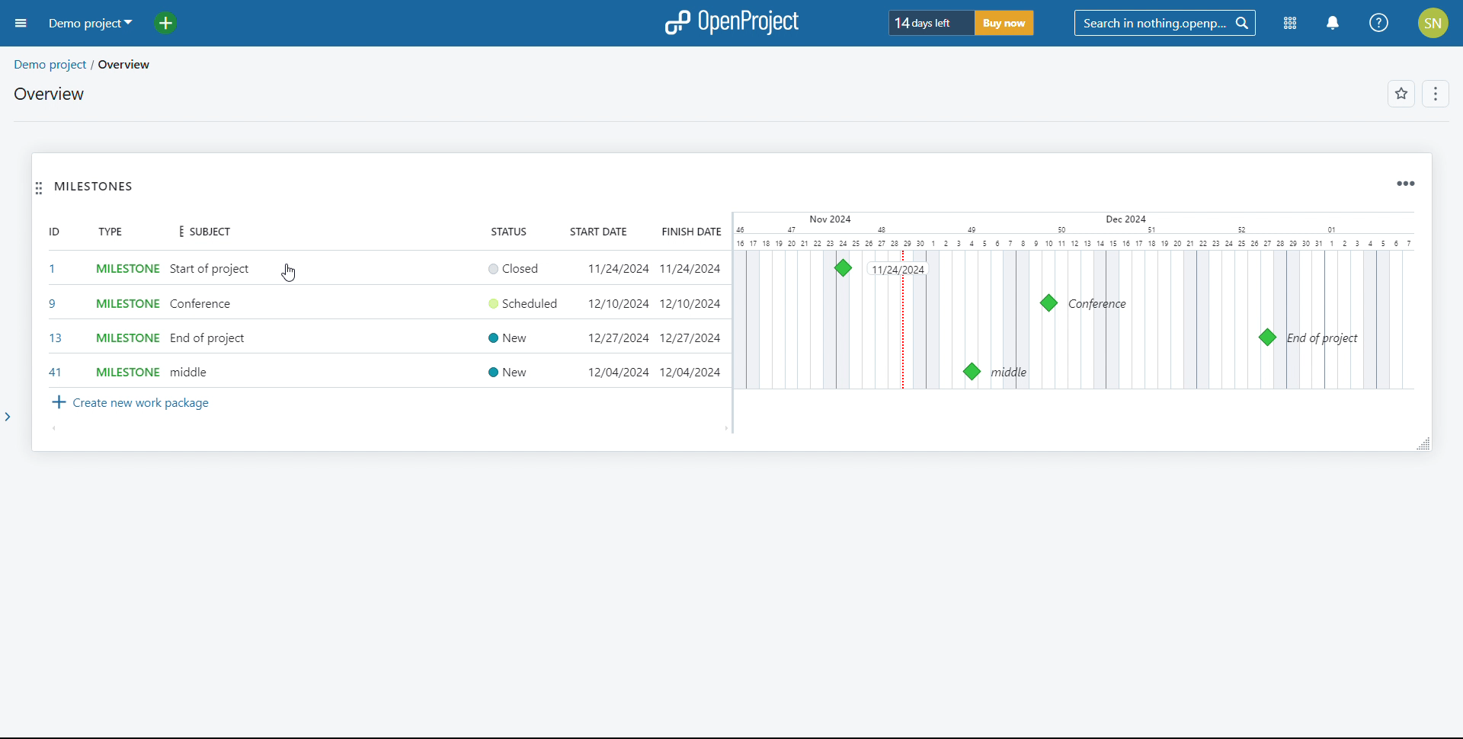  Describe the element at coordinates (1378, 23) in the screenshot. I see `help` at that location.